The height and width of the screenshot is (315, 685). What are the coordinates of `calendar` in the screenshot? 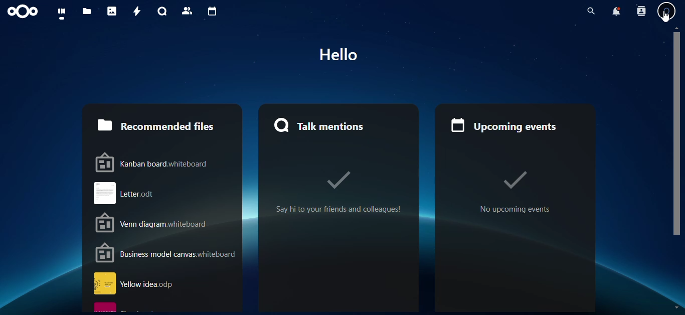 It's located at (210, 11).